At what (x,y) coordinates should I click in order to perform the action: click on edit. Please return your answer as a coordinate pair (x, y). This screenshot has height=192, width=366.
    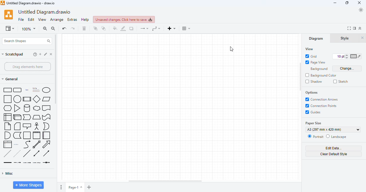
    Looking at the image, I should click on (31, 19).